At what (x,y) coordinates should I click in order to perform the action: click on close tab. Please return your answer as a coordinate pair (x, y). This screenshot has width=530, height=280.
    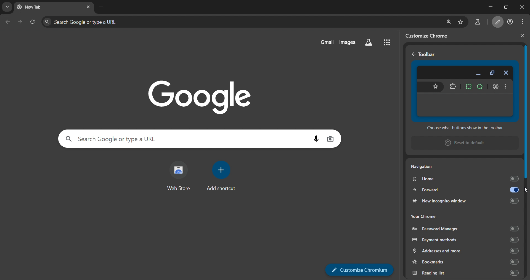
    Looking at the image, I should click on (88, 7).